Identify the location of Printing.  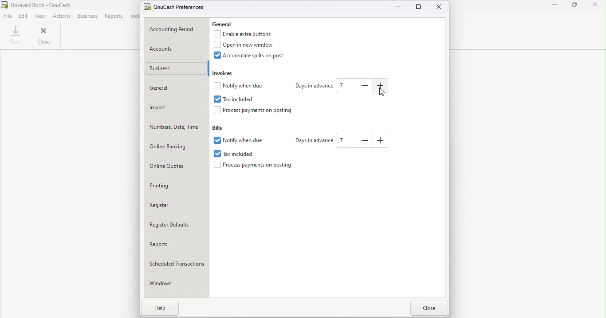
(178, 186).